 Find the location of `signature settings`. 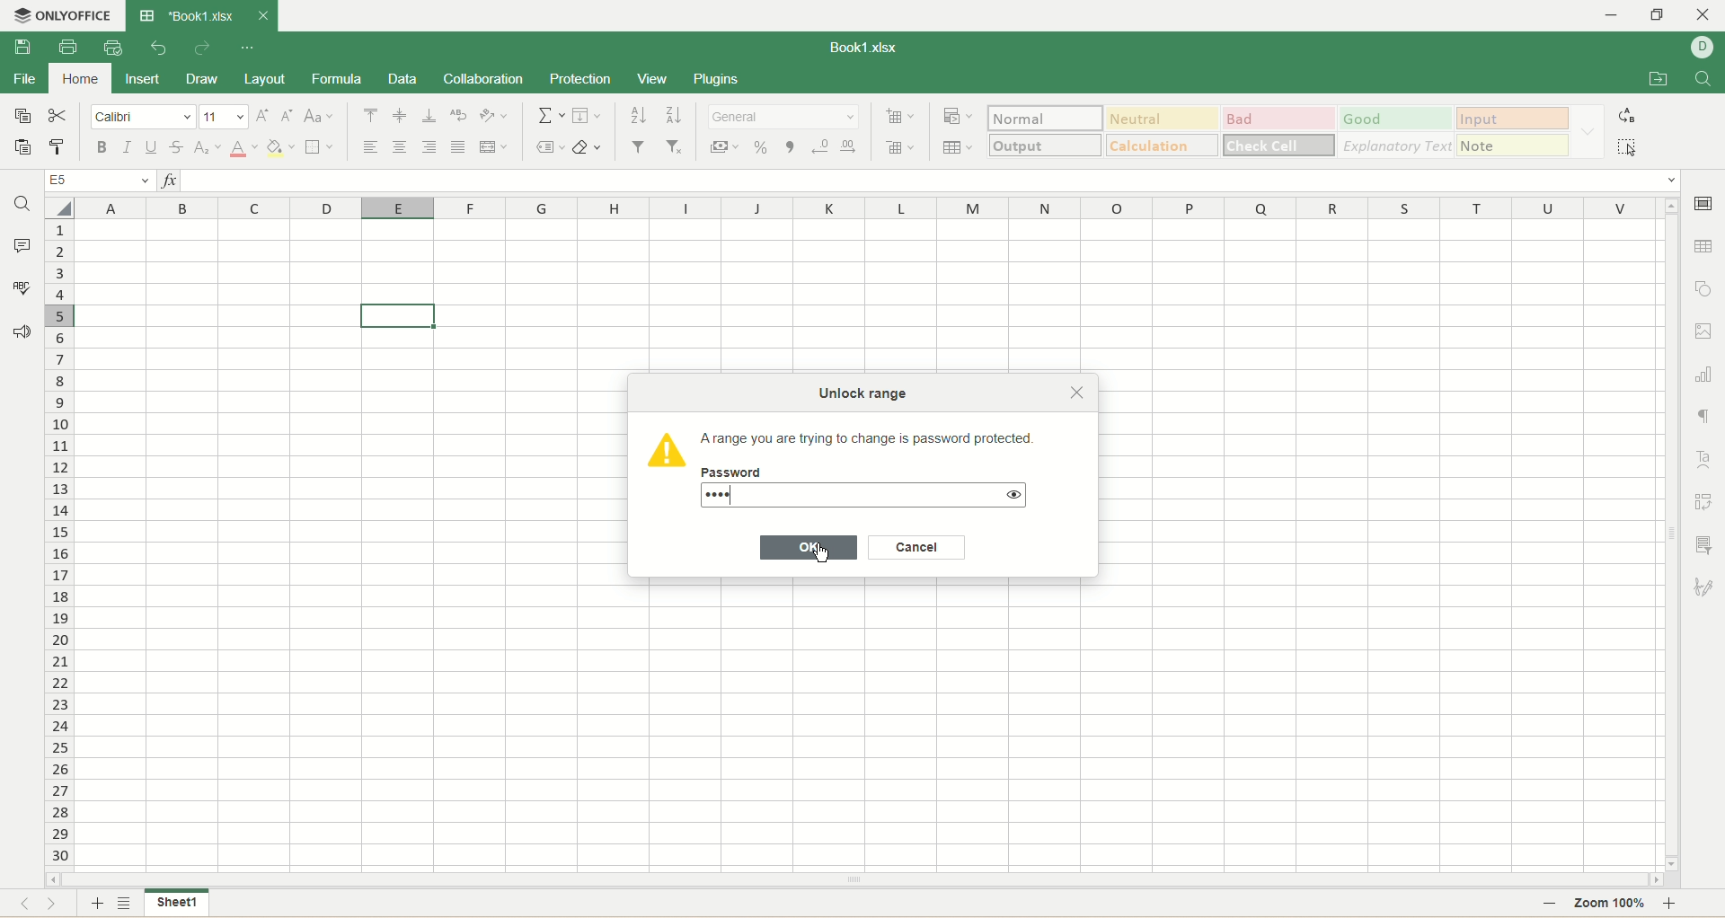

signature settings is located at coordinates (1705, 587).